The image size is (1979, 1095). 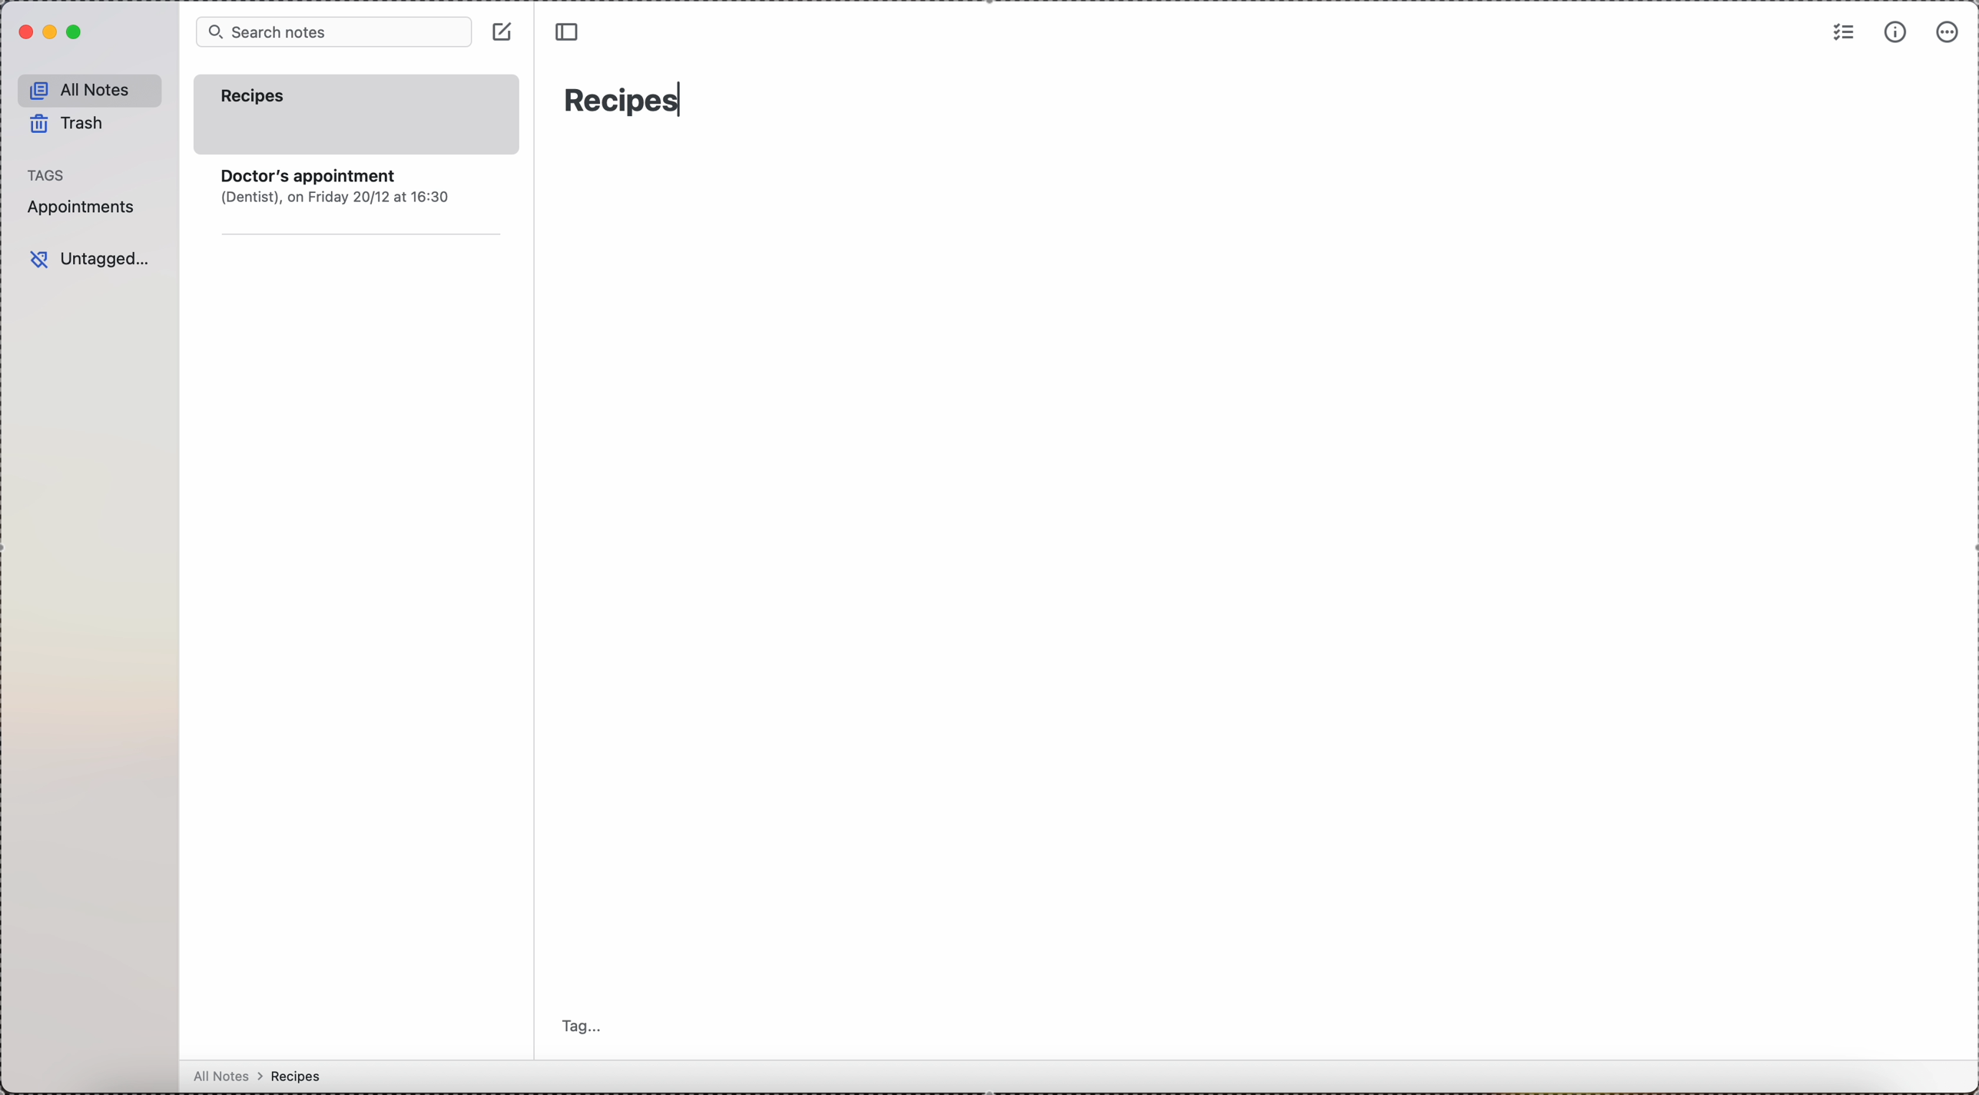 I want to click on appointments tag, so click(x=85, y=211).